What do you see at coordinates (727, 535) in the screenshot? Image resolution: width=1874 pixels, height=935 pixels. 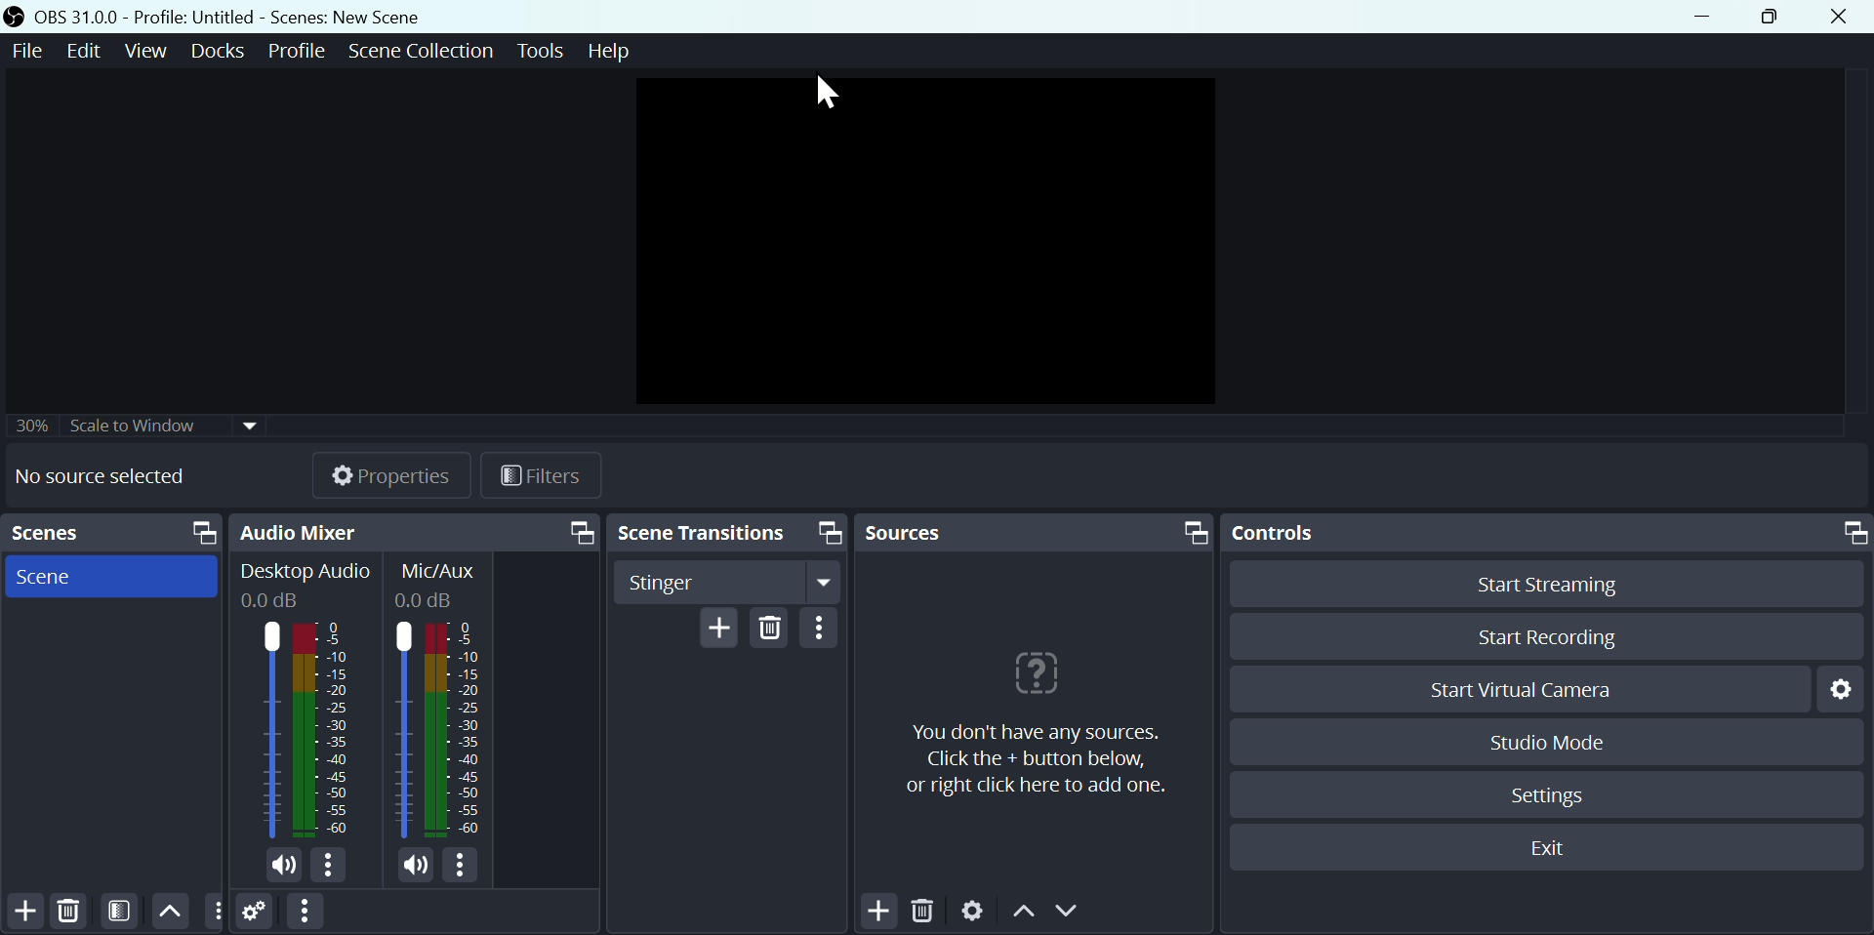 I see `` at bounding box center [727, 535].